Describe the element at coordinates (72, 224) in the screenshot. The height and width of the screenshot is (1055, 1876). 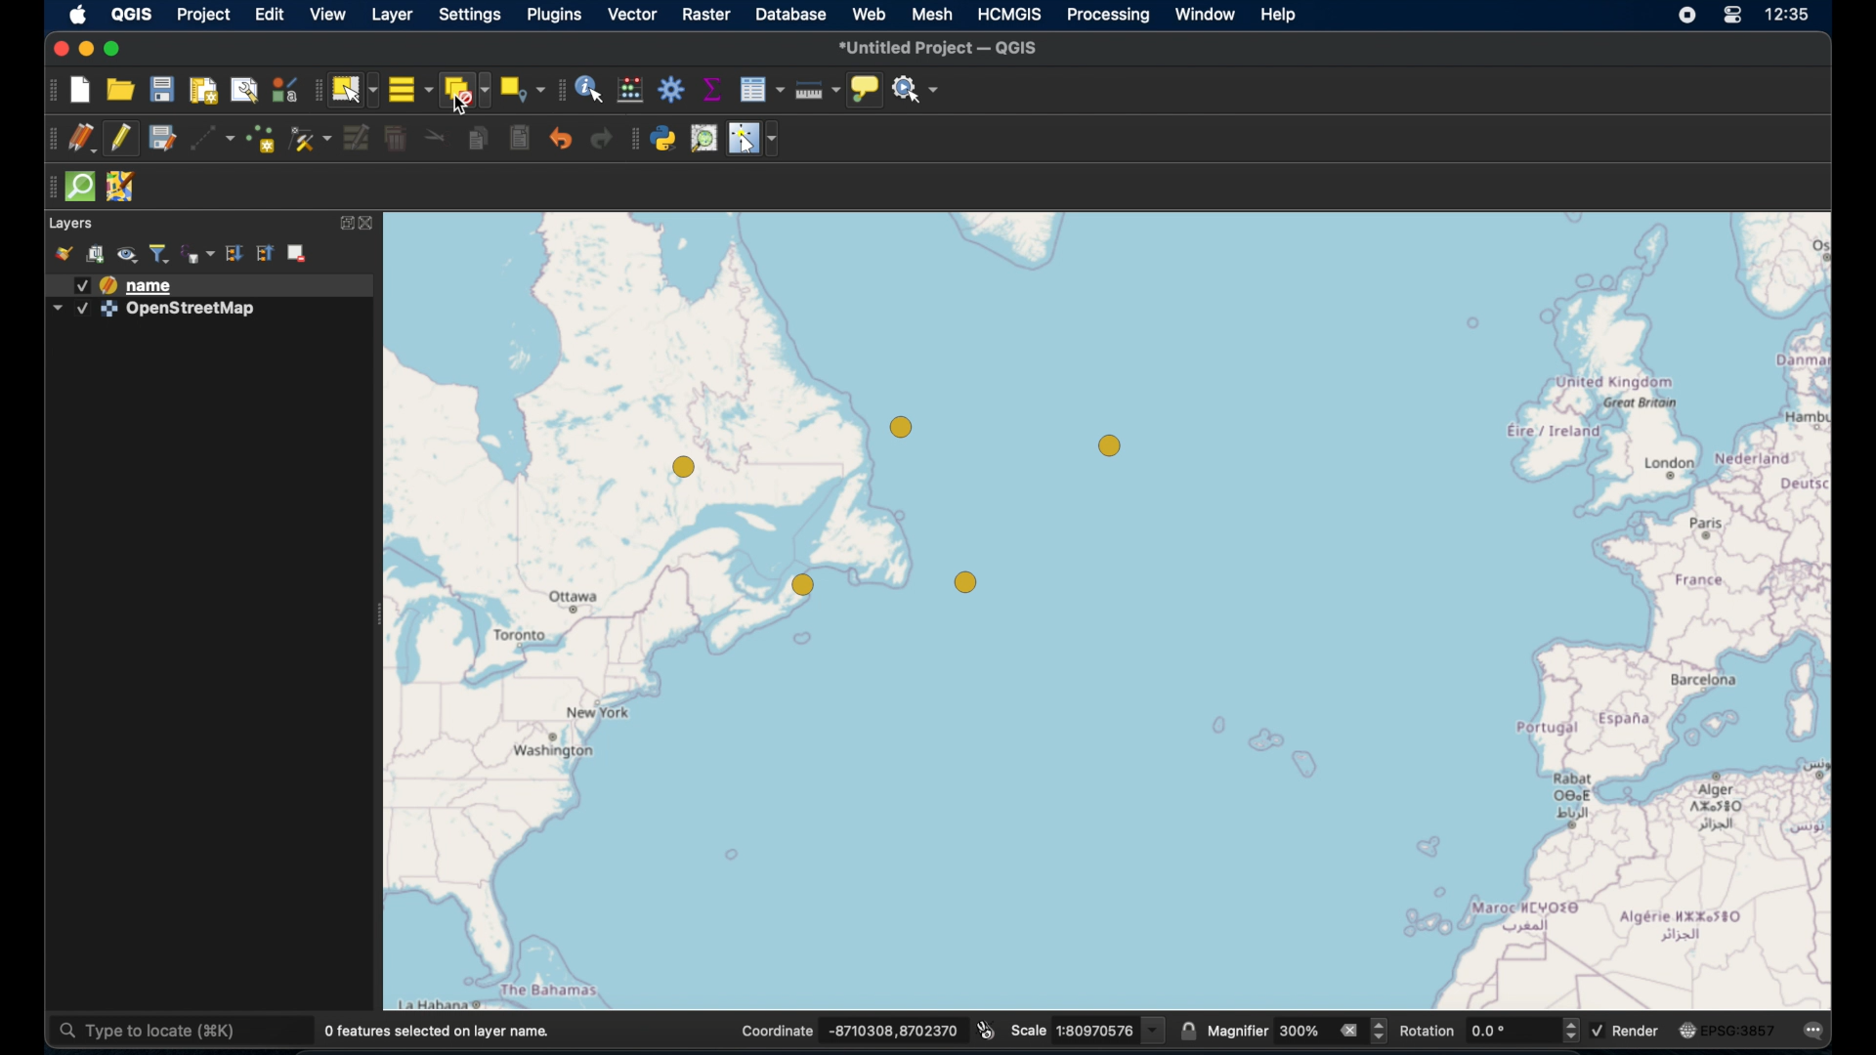
I see `layers` at that location.